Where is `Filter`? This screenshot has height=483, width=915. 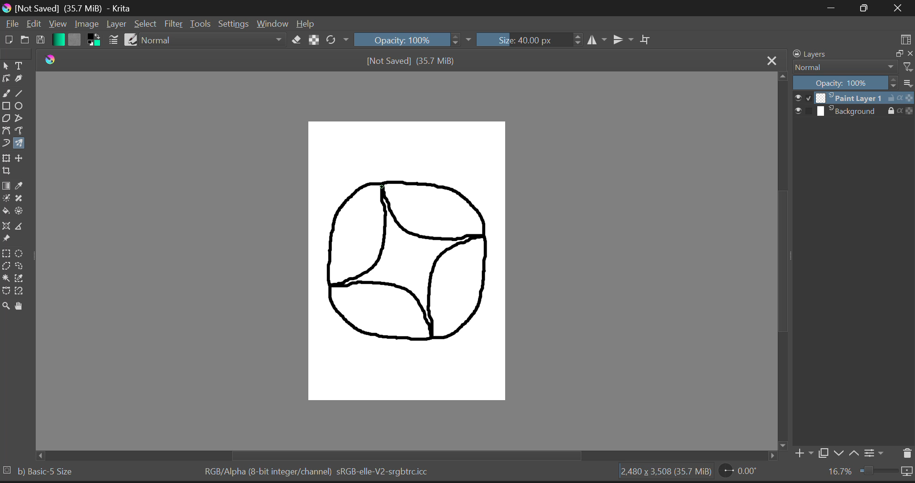
Filter is located at coordinates (174, 24).